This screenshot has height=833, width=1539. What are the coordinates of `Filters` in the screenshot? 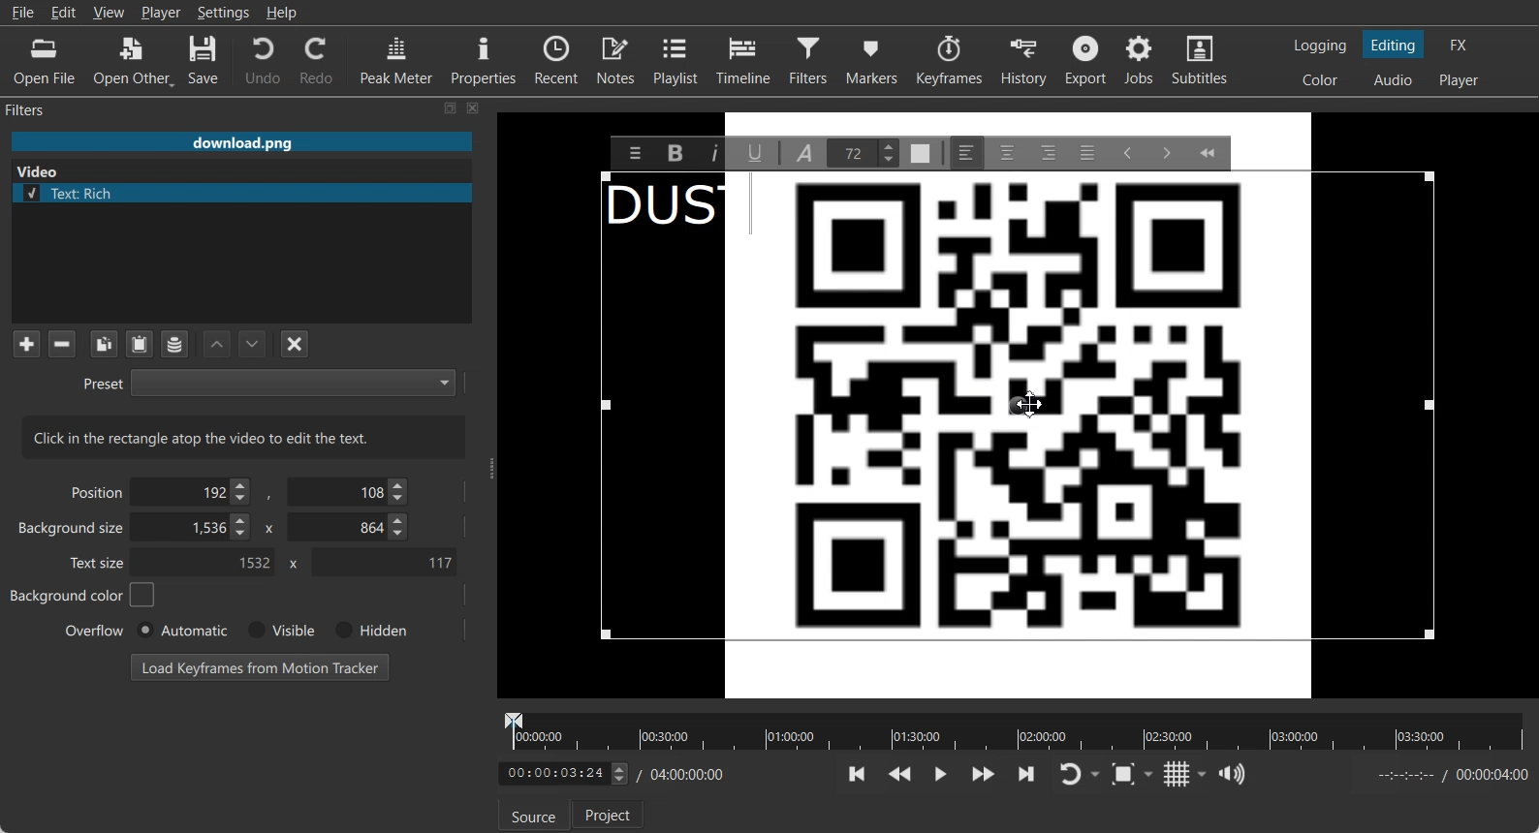 It's located at (45, 108).